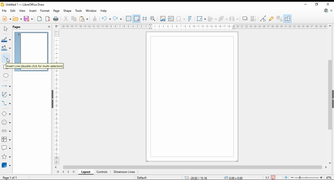 Image resolution: width=334 pixels, height=180 pixels. I want to click on insert line, so click(5, 56).